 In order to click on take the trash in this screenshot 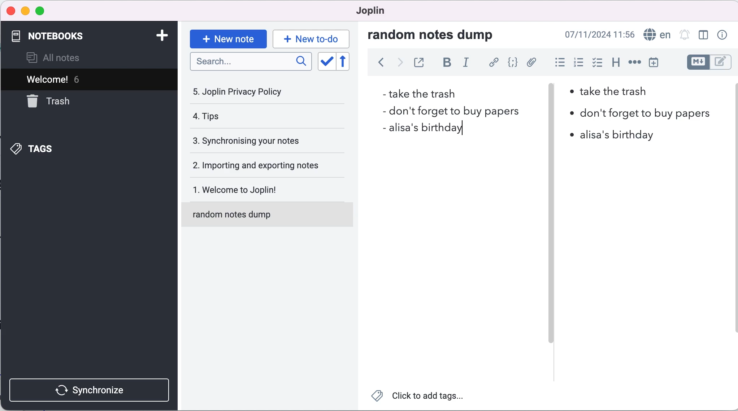, I will do `click(619, 94)`.